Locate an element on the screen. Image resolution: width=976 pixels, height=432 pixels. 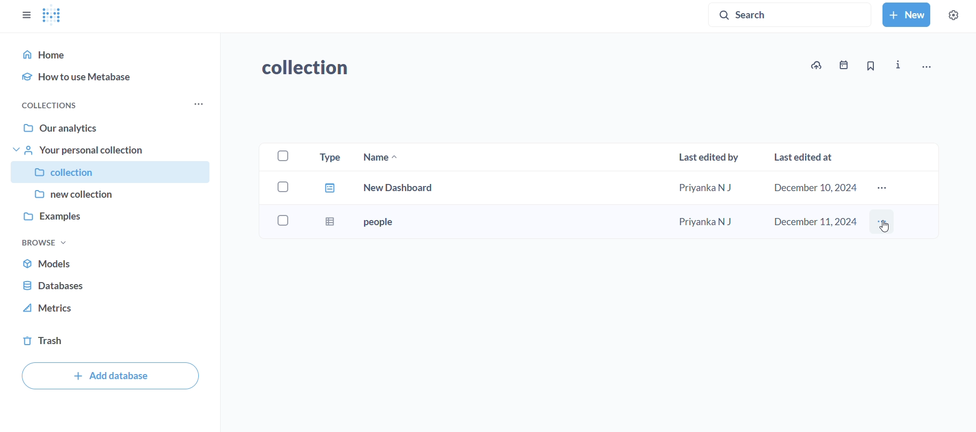
file is located at coordinates (323, 186).